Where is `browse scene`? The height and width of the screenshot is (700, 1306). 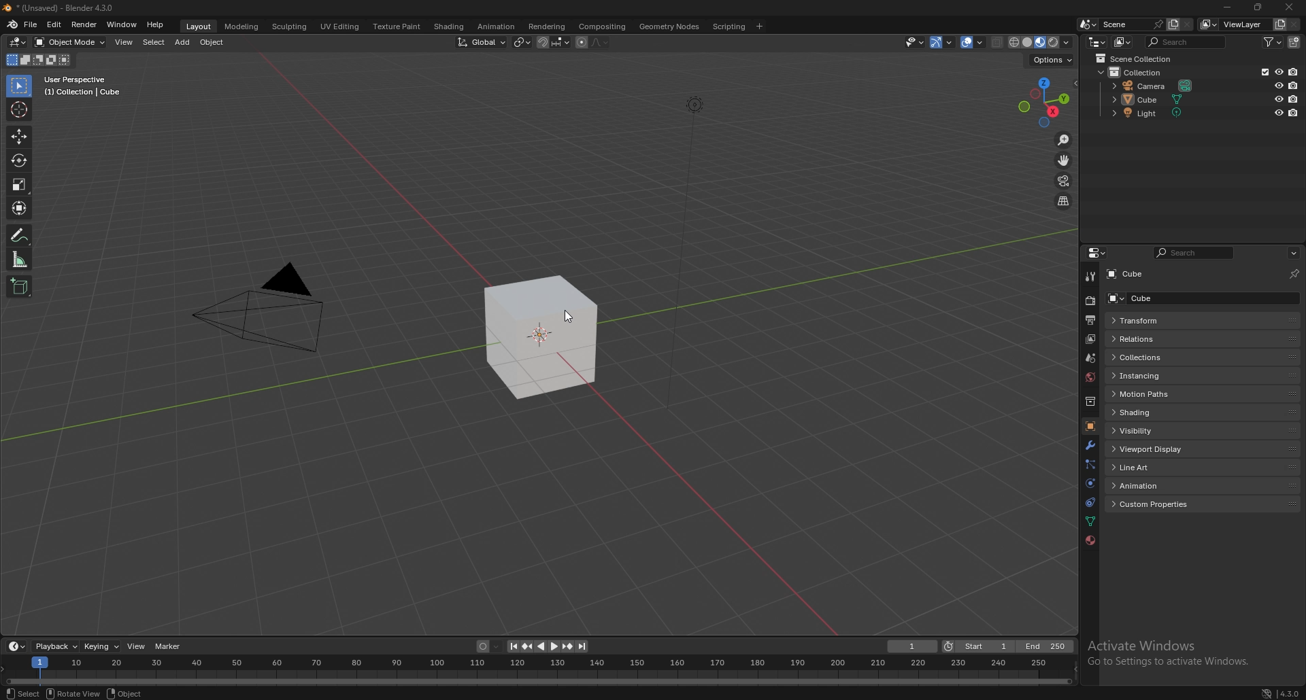 browse scene is located at coordinates (1088, 24).